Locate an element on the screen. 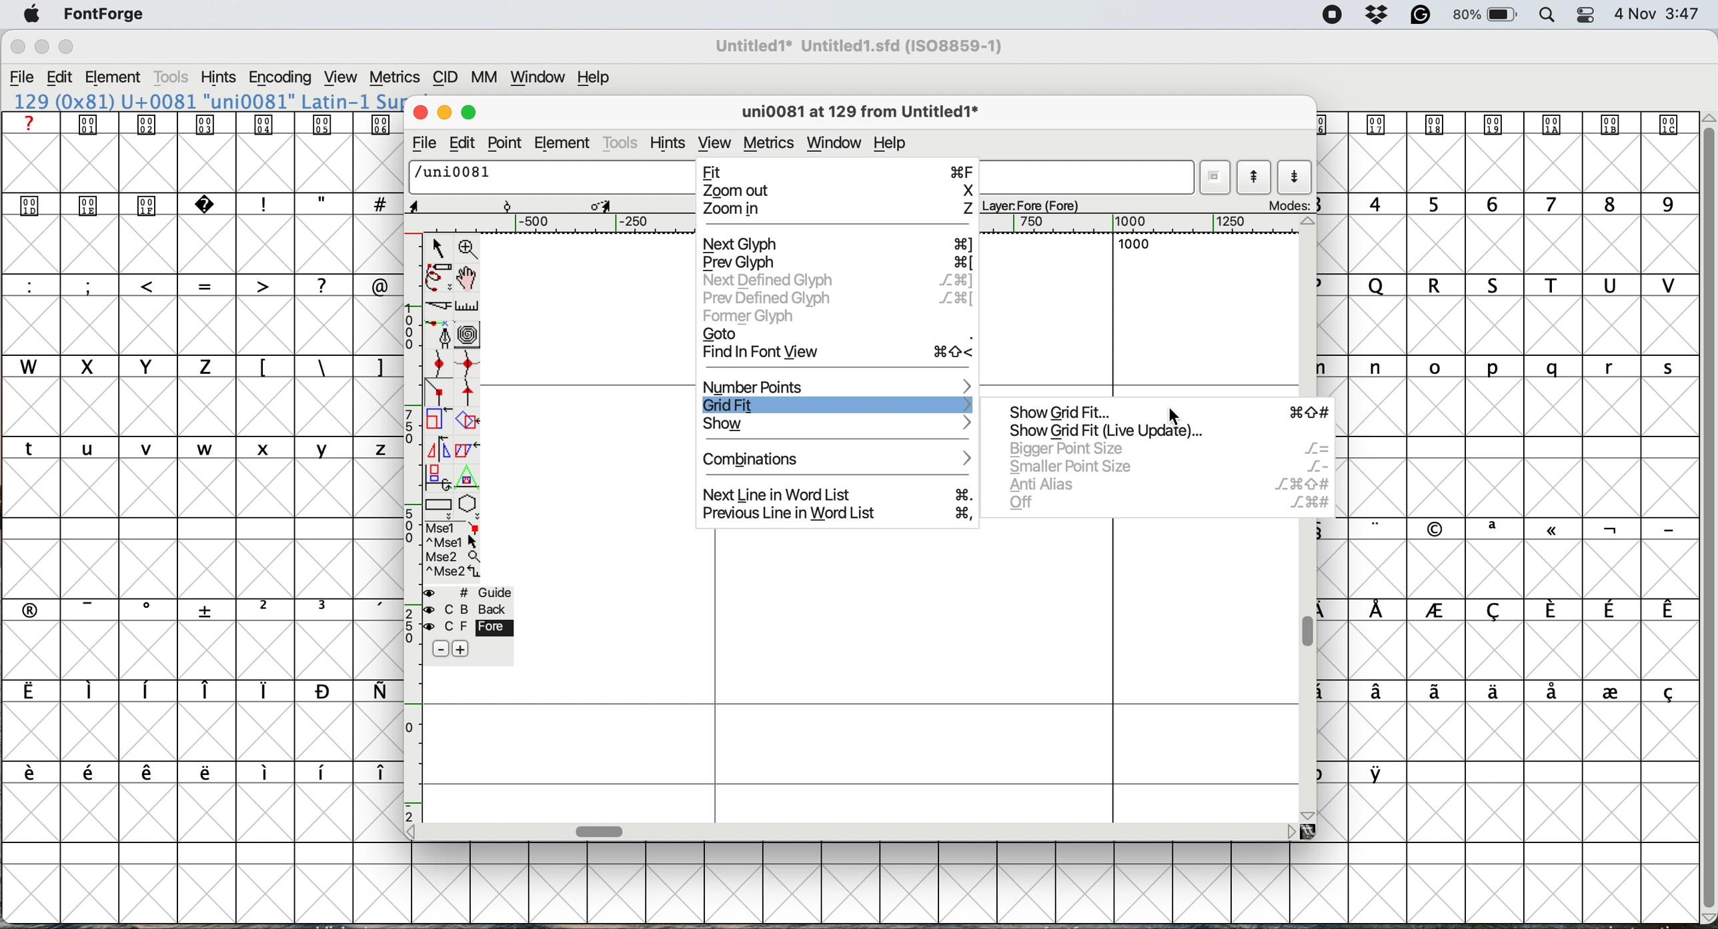 This screenshot has height=929, width=1718. Apple menu is located at coordinates (31, 15).